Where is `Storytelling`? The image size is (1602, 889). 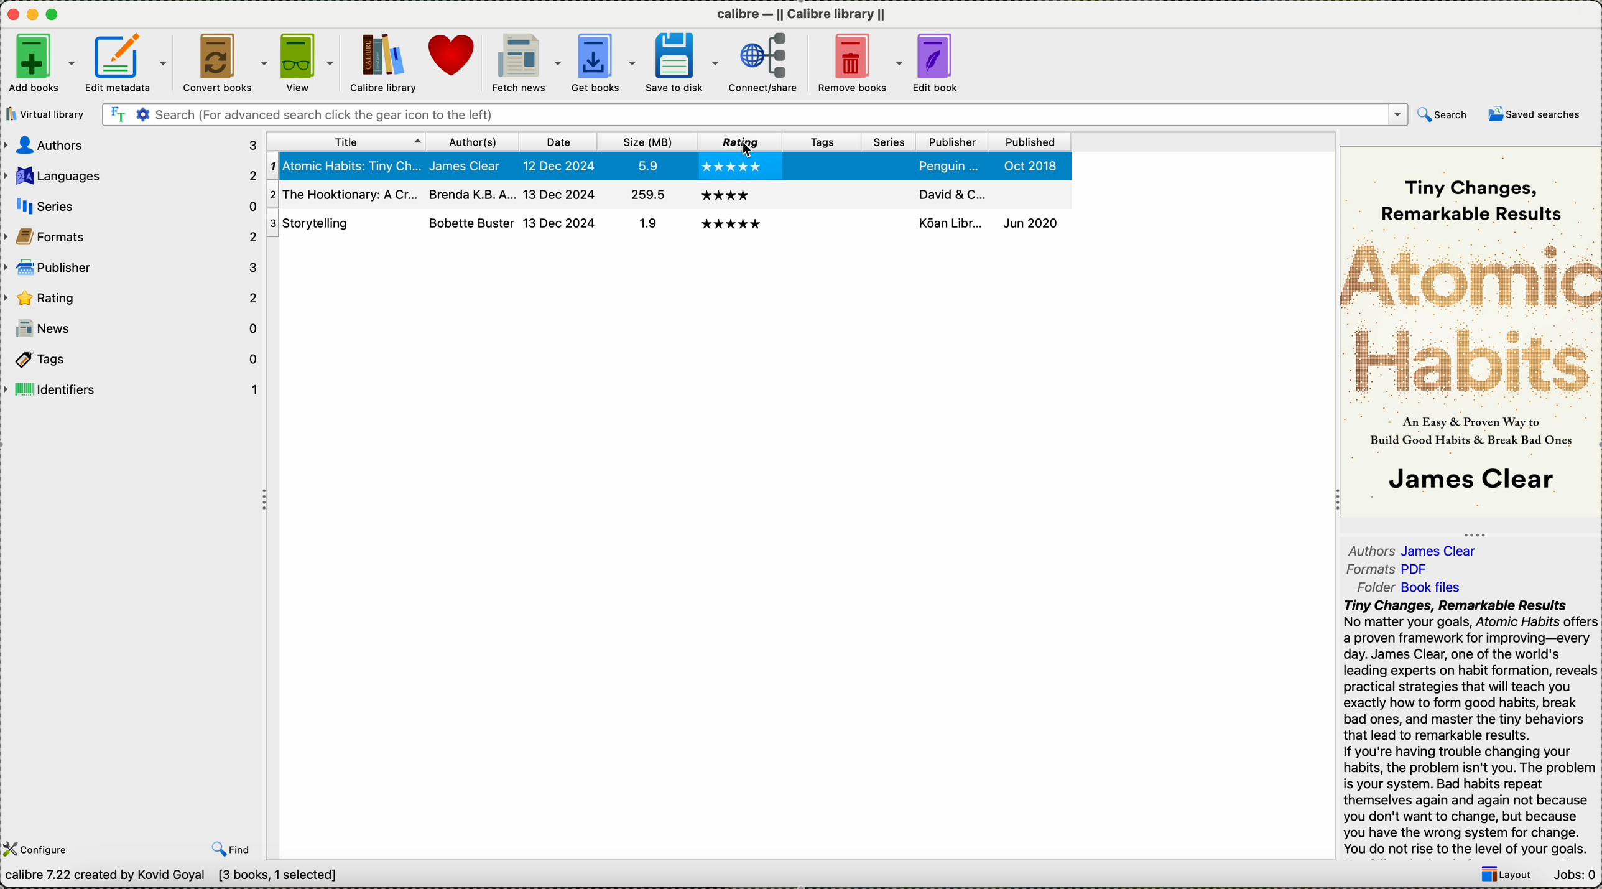
Storytelling is located at coordinates (341, 223).